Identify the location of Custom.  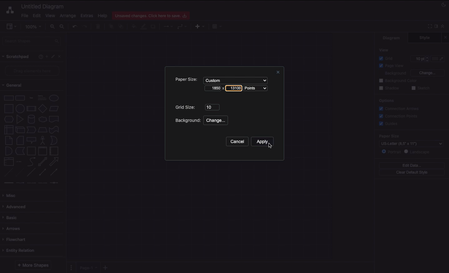
(234, 80).